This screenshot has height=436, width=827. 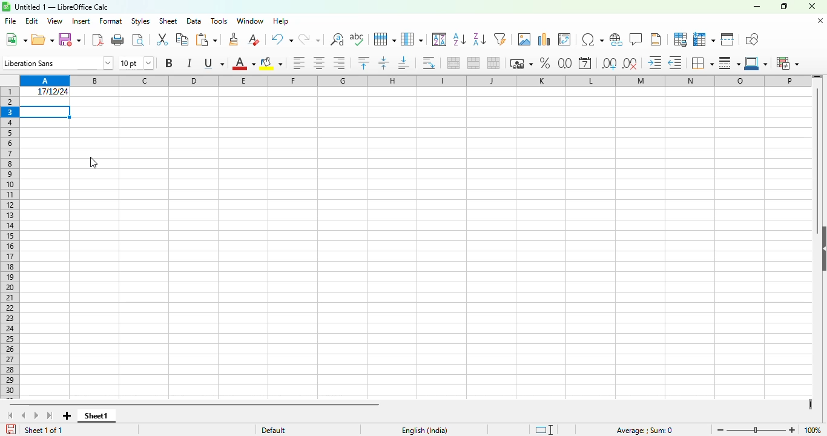 I want to click on cut, so click(x=163, y=39).